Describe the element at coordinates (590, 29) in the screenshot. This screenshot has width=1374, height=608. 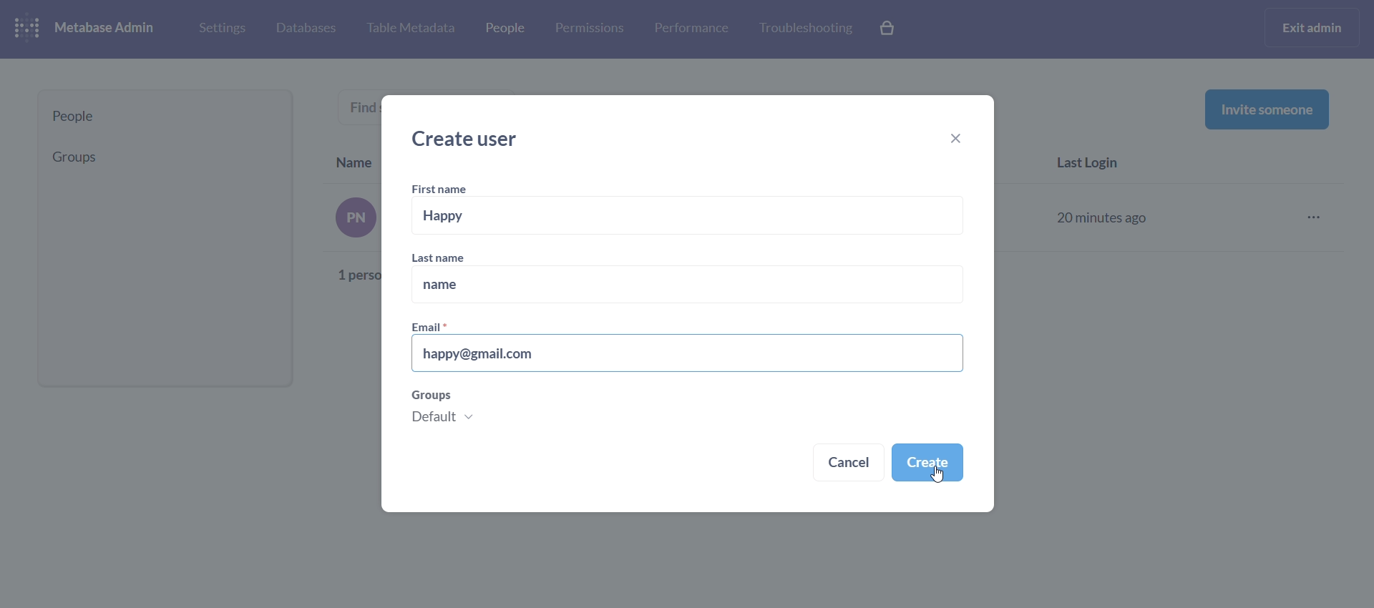
I see `permissions` at that location.